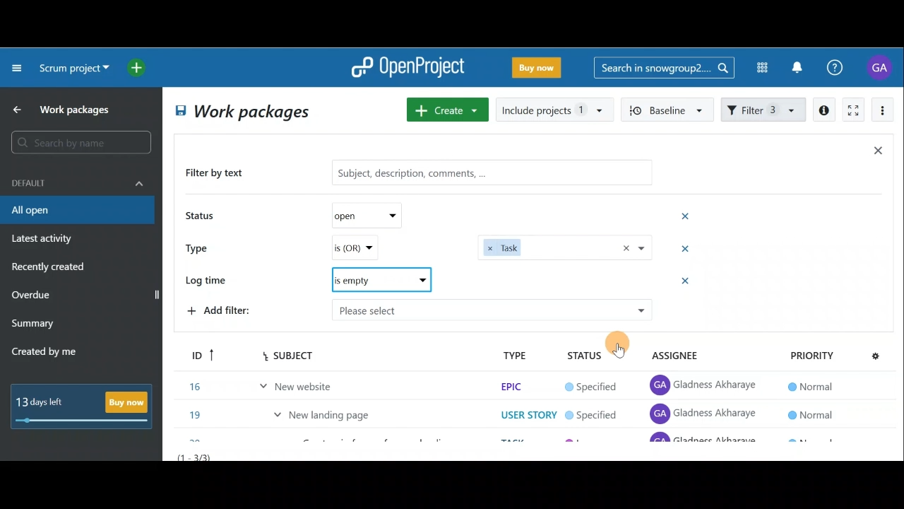  I want to click on epic, so click(510, 354).